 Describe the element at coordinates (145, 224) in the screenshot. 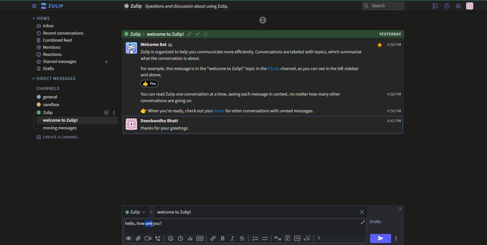

I see `highlighted text` at that location.